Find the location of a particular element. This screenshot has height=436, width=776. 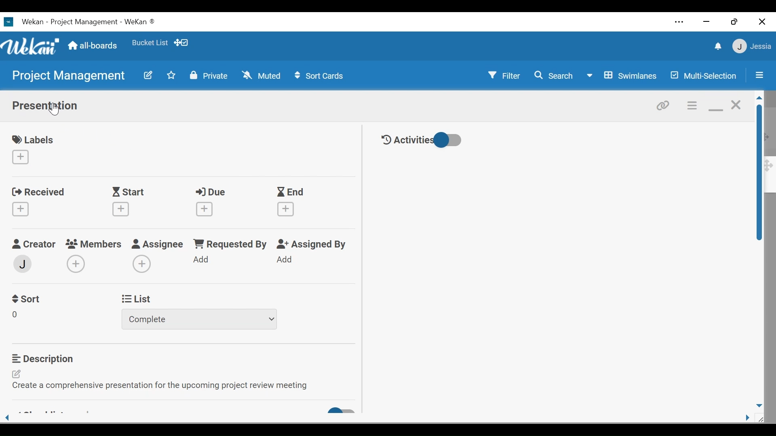

Received Date is located at coordinates (38, 191).